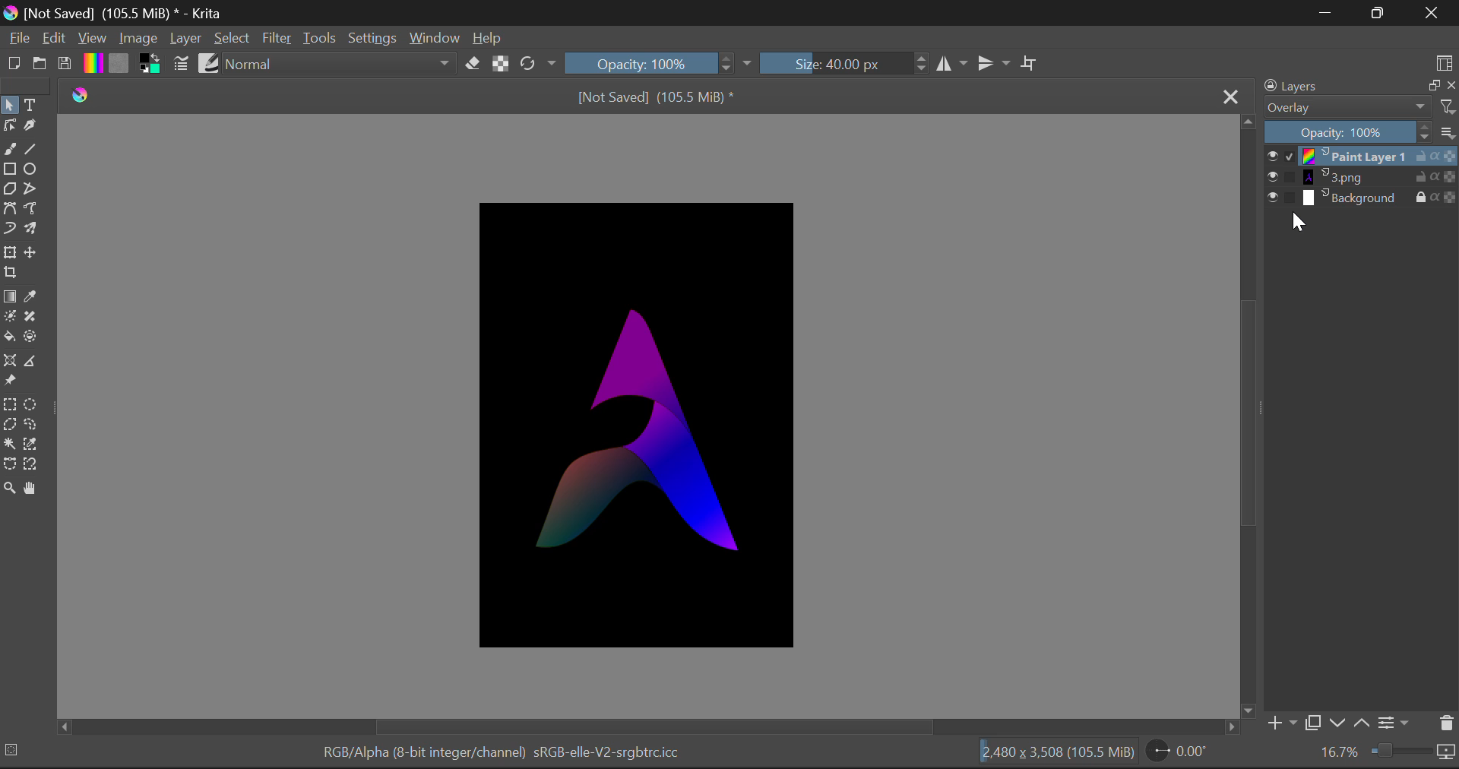 This screenshot has width=1459, height=769. What do you see at coordinates (1450, 198) in the screenshot?
I see `Transparency ` at bounding box center [1450, 198].